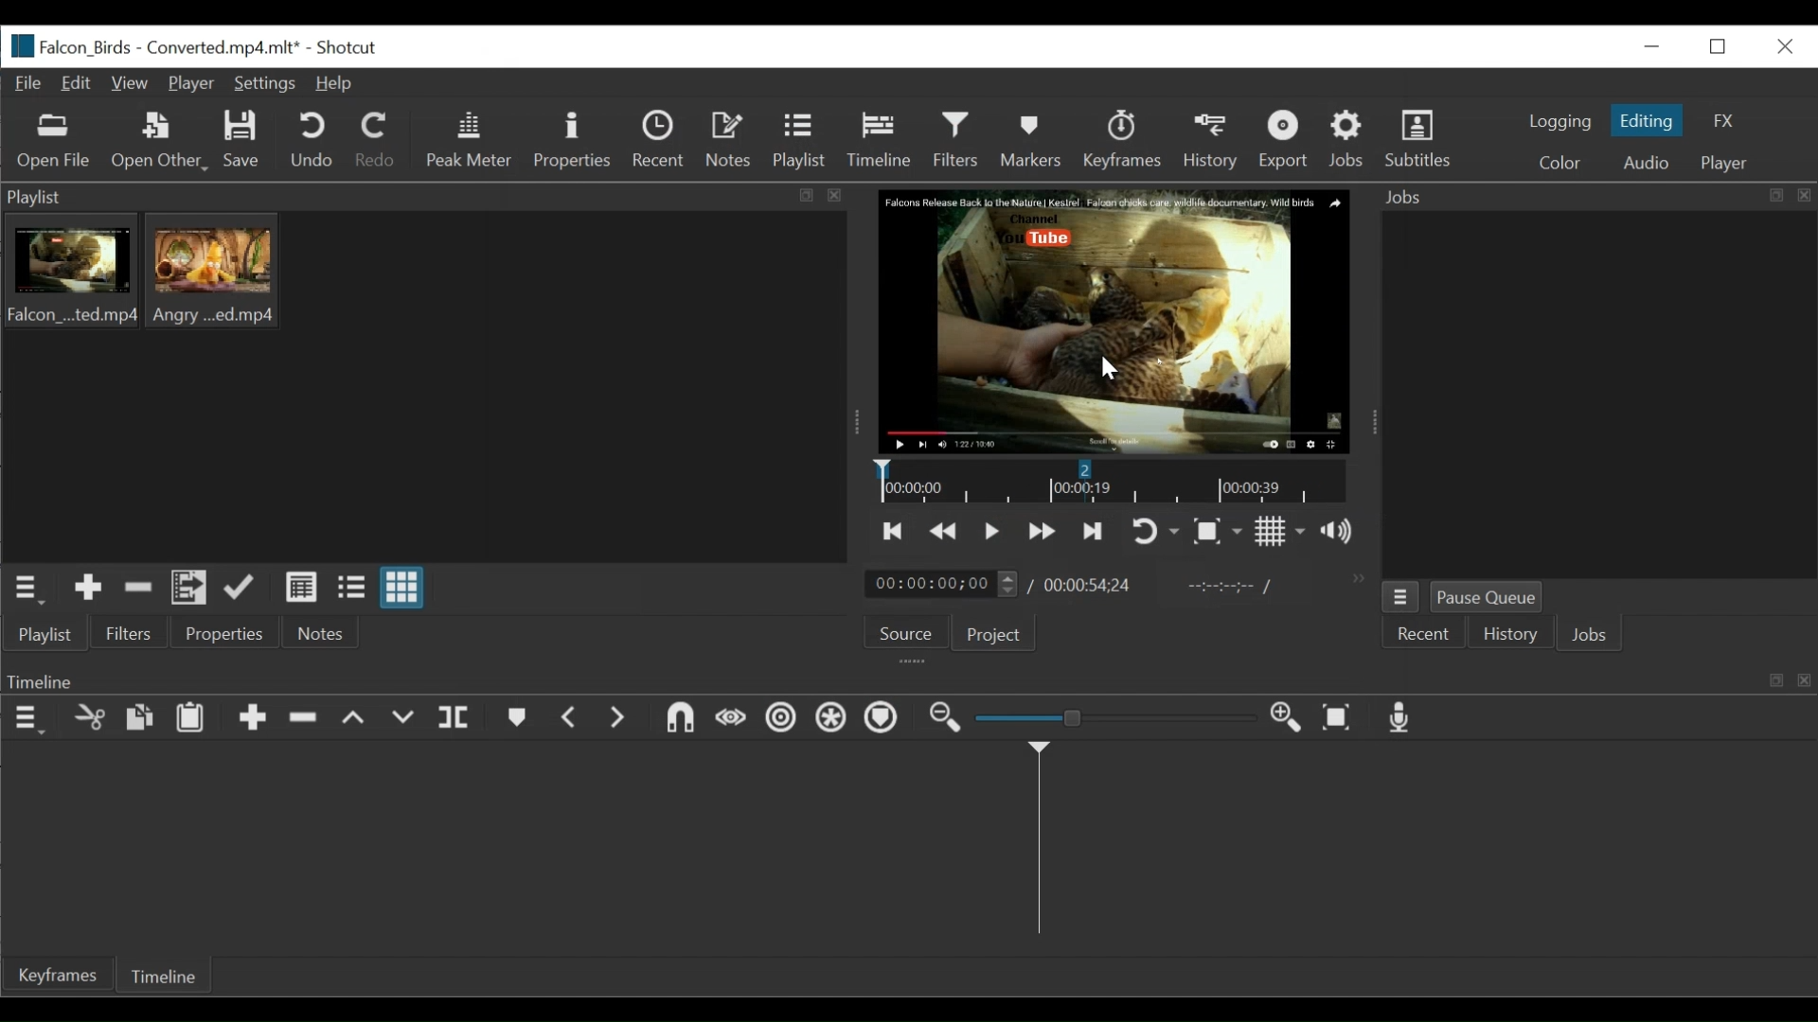 The height and width of the screenshot is (1022, 1818). I want to click on Help, so click(333, 85).